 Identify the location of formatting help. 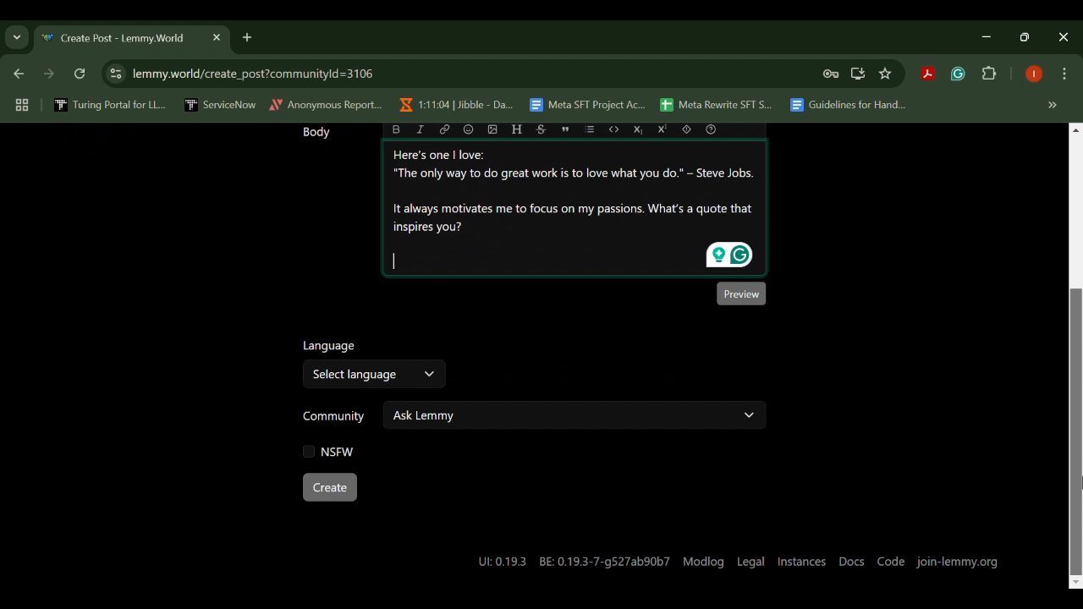
(710, 129).